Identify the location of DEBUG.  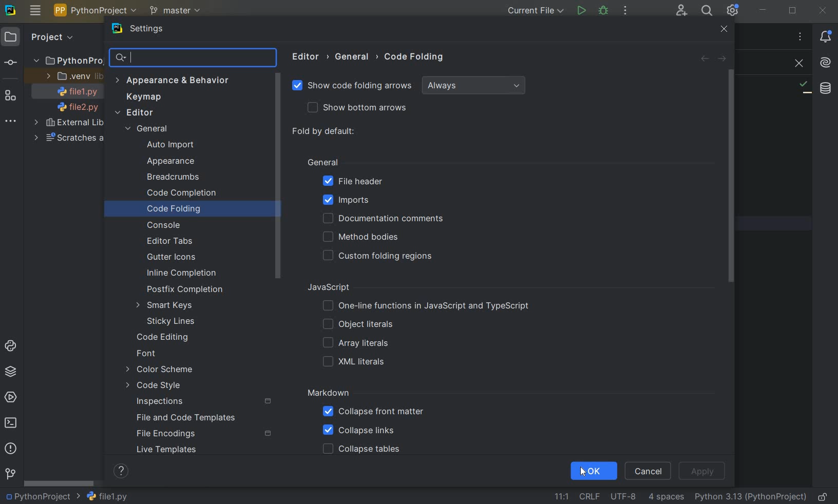
(604, 11).